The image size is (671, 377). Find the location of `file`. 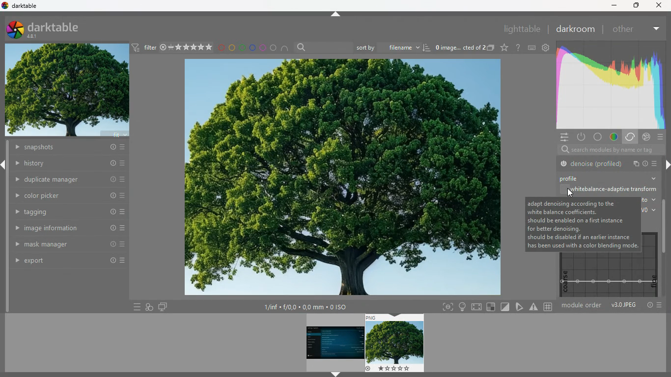

file is located at coordinates (635, 164).